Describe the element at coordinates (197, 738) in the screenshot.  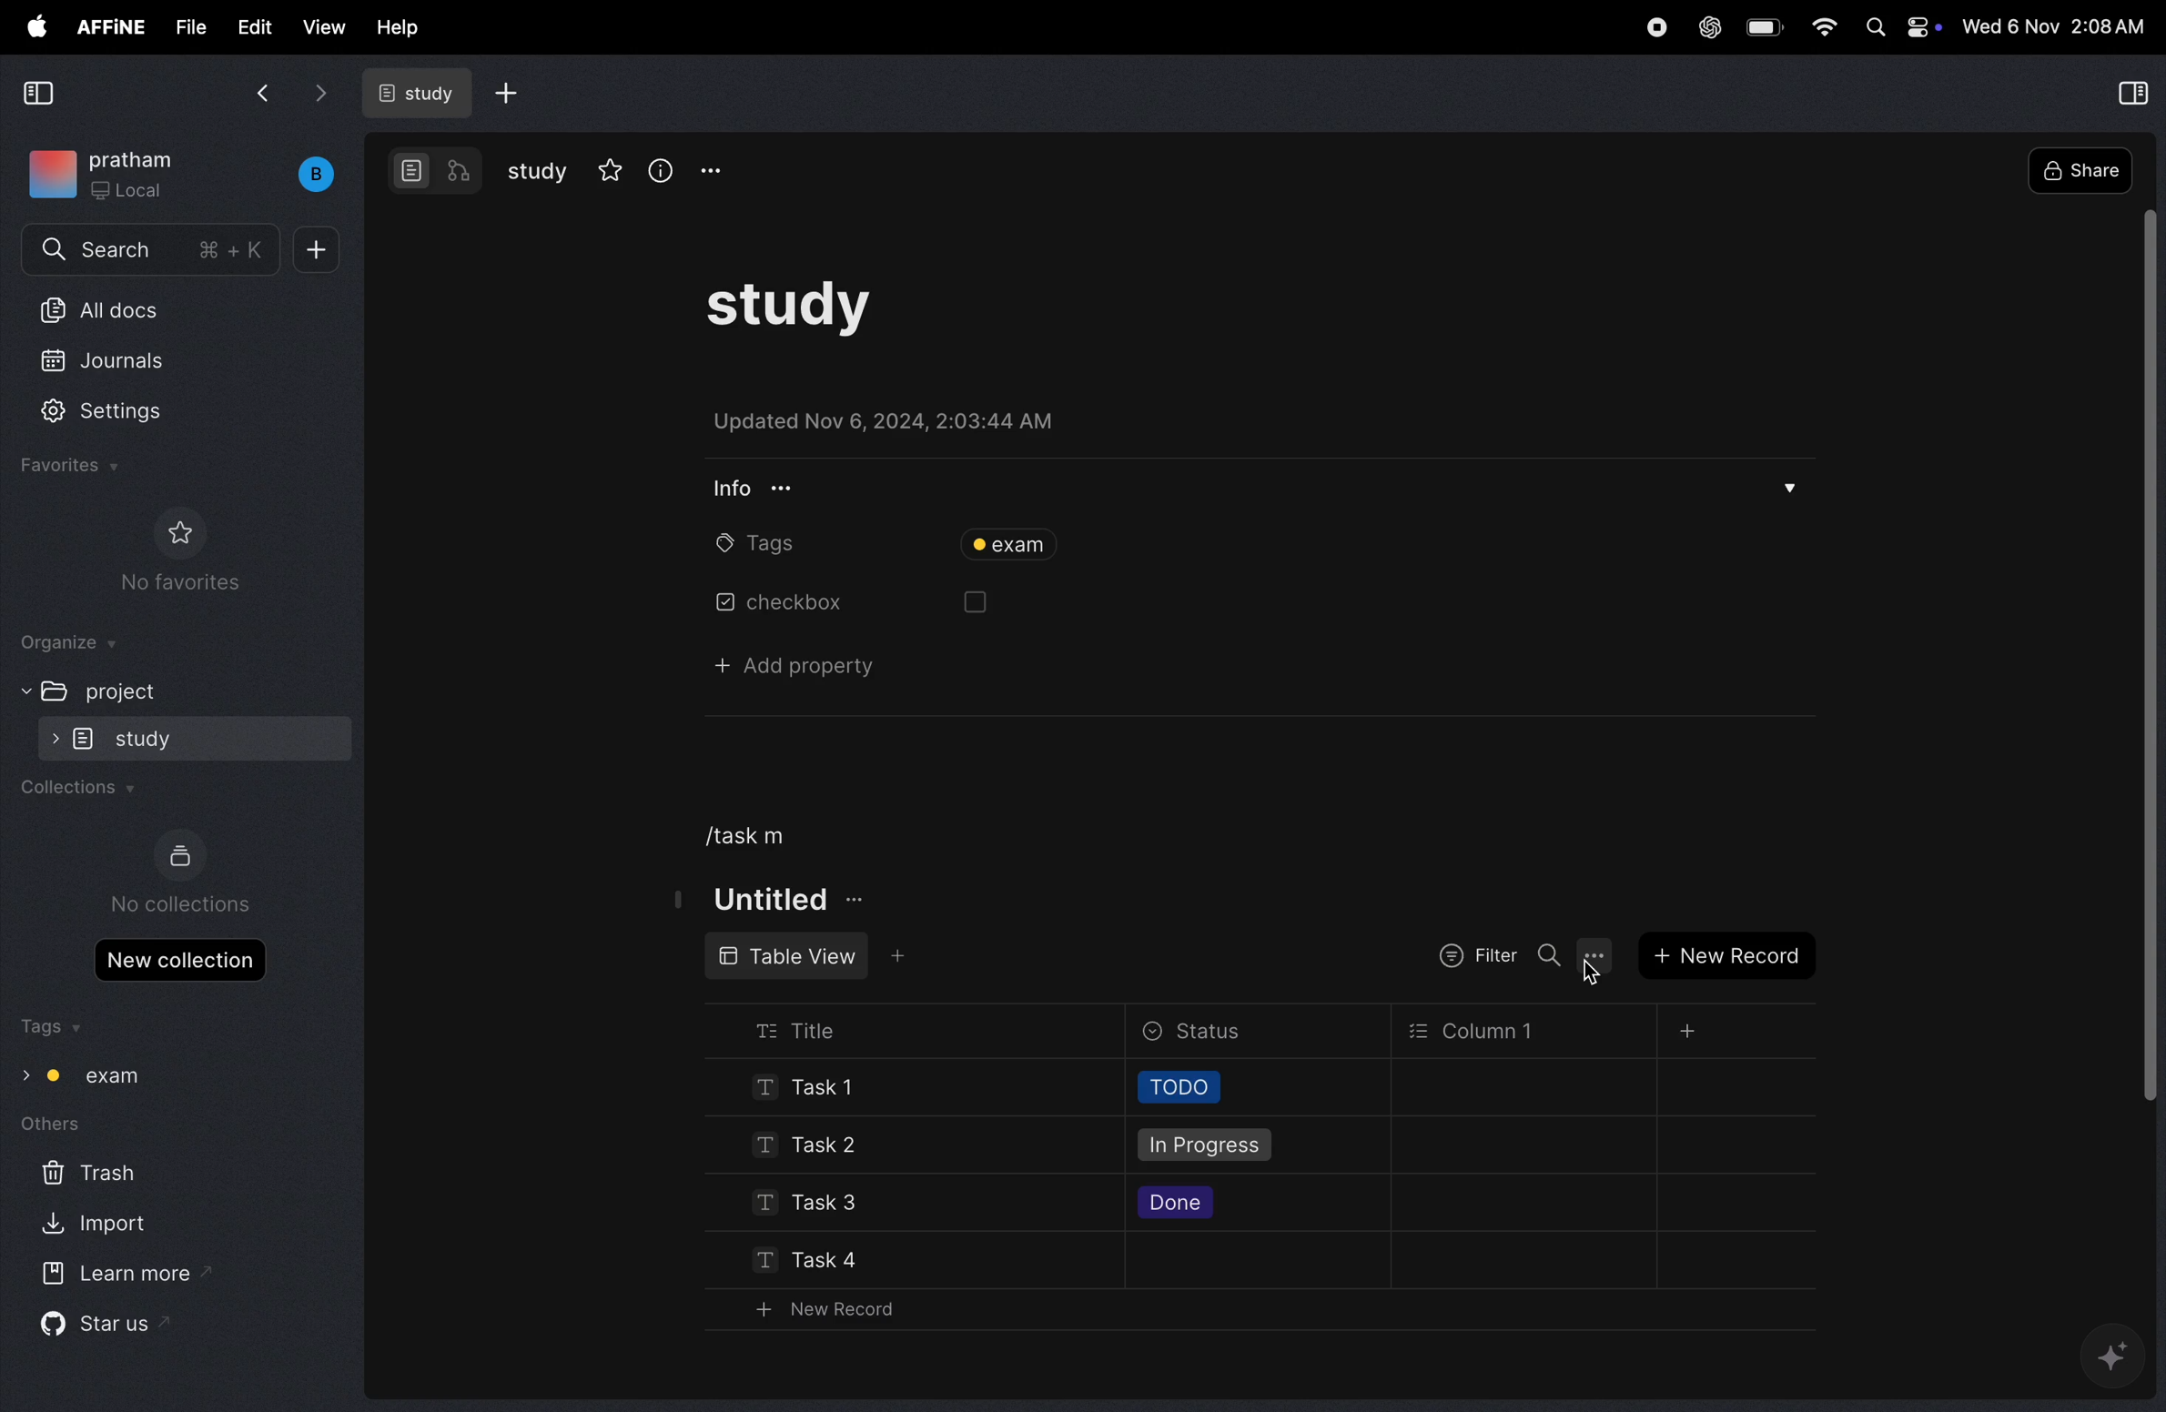
I see `study` at that location.